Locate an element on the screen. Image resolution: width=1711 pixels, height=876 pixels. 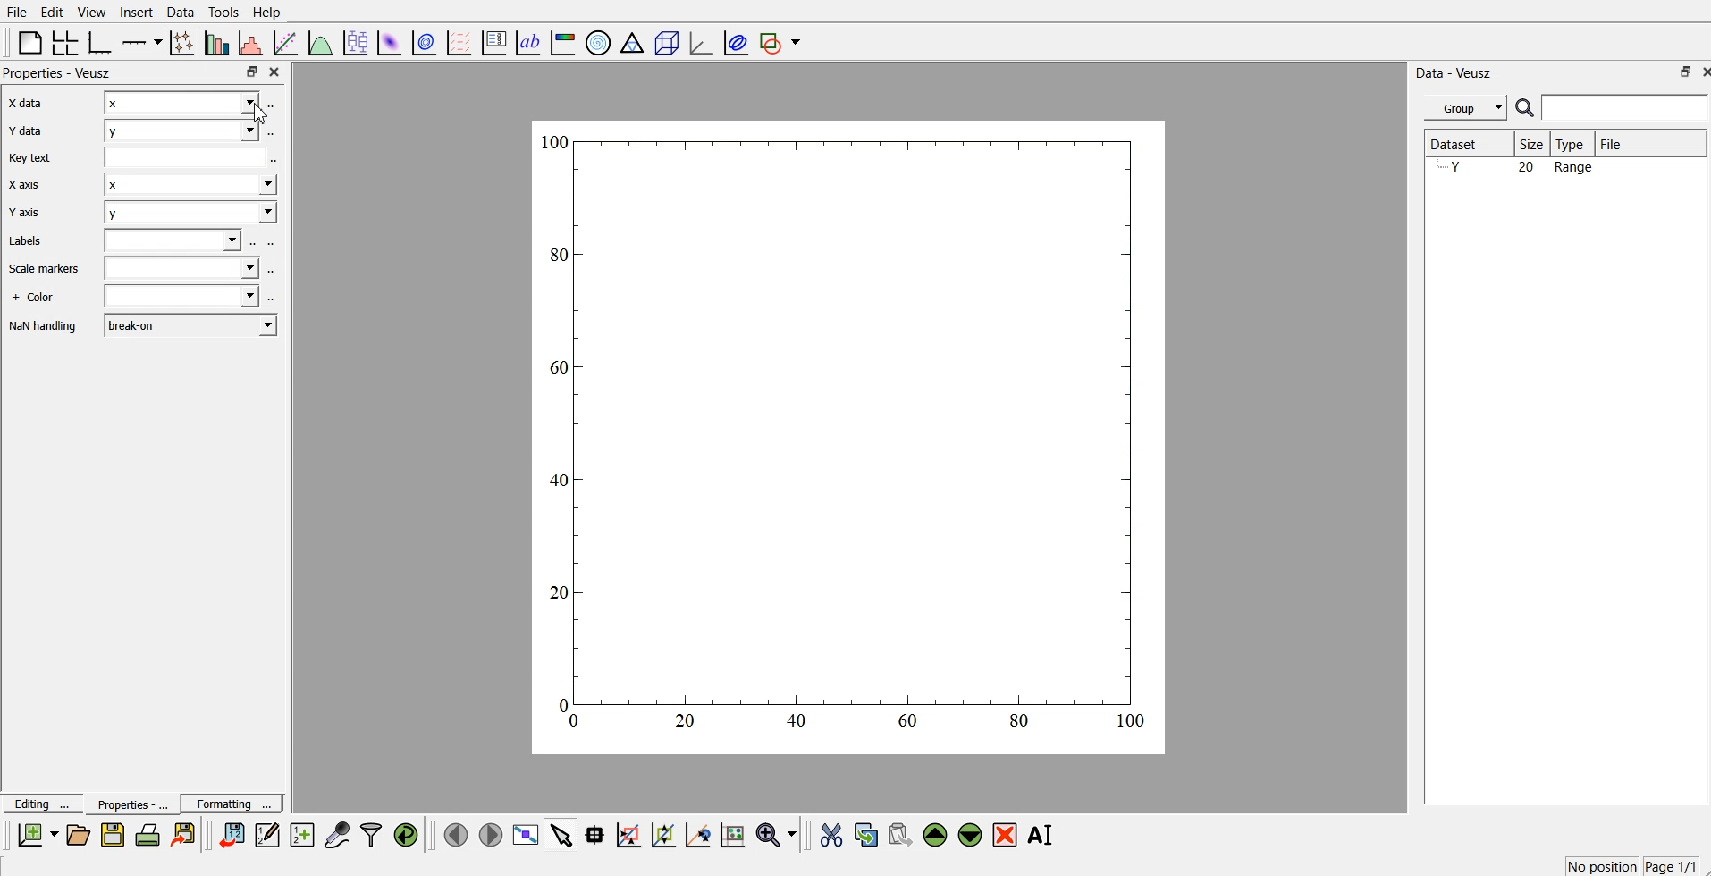
cursor is located at coordinates (262, 116).